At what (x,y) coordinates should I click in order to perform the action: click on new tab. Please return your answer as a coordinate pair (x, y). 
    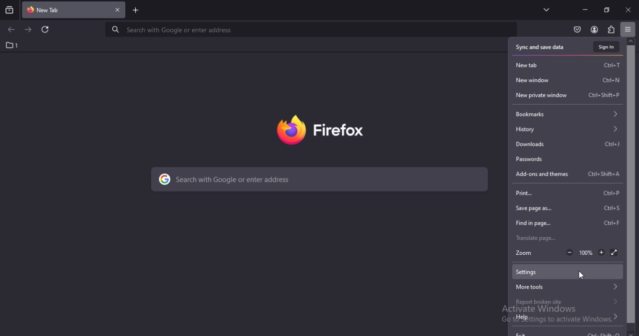
    Looking at the image, I should click on (53, 8).